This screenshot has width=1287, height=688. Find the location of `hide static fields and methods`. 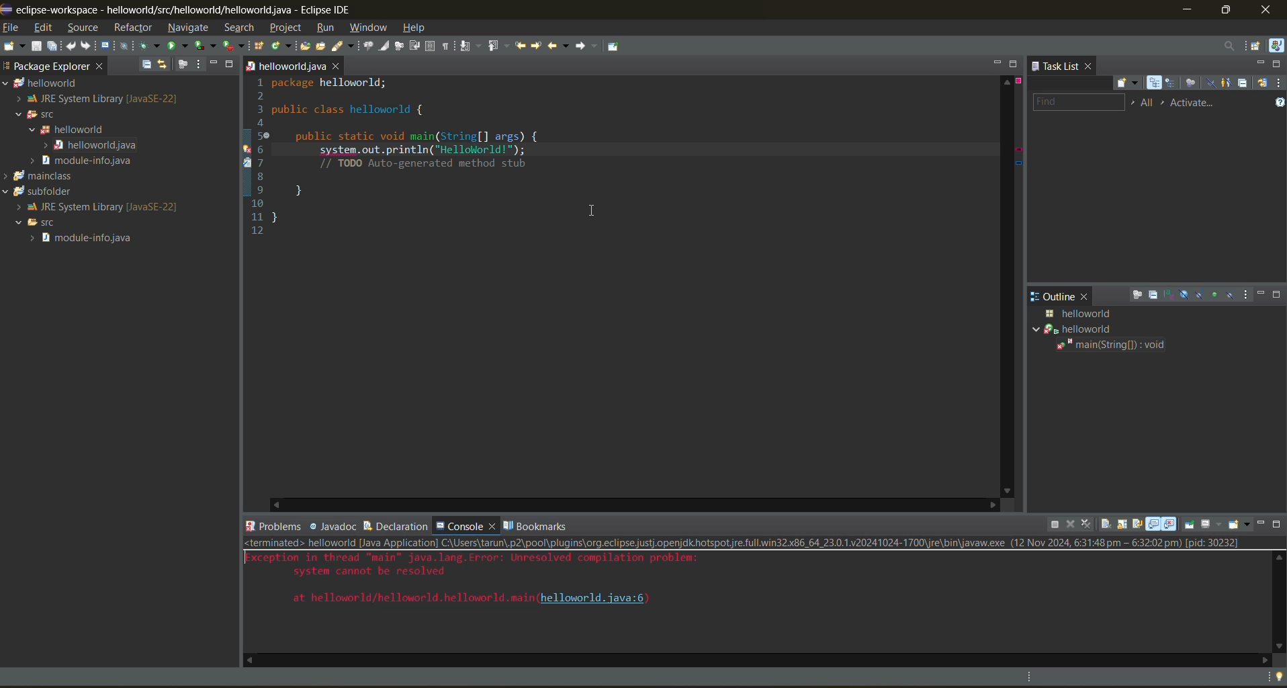

hide static fields and methods is located at coordinates (1204, 295).